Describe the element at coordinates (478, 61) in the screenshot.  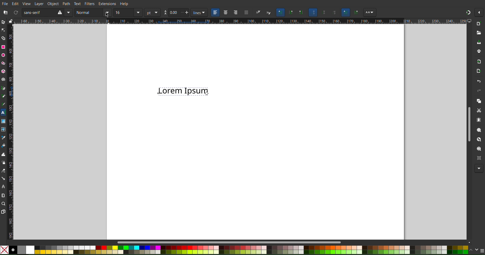
I see `Import BitMap` at that location.